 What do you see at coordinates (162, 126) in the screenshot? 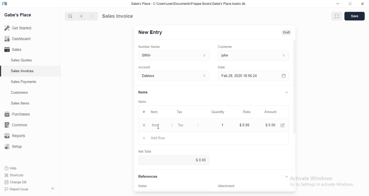
I see `Item` at bounding box center [162, 126].